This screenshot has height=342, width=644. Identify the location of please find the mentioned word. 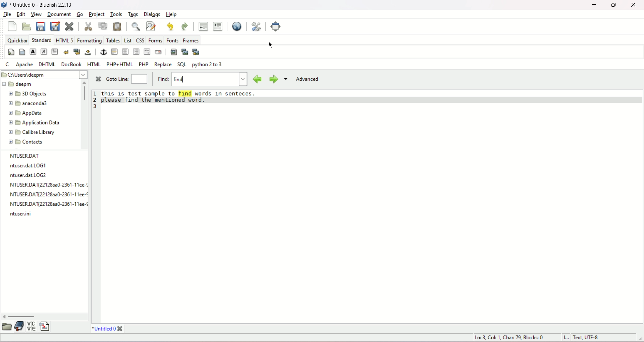
(152, 99).